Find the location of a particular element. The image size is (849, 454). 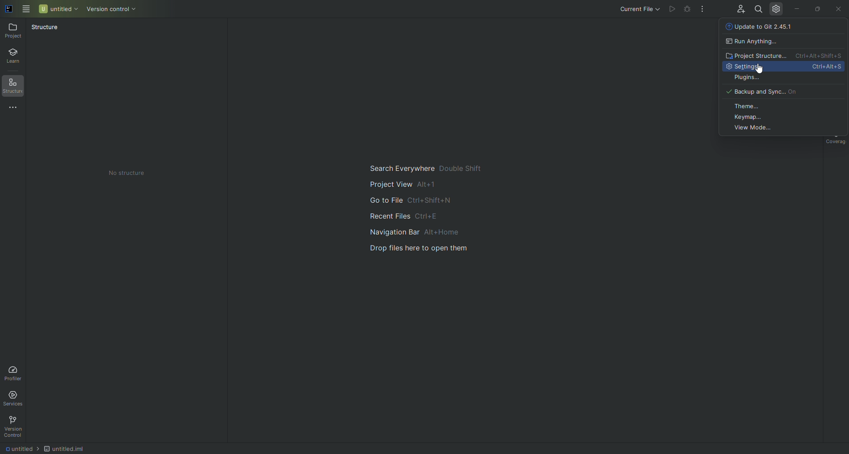

Restore is located at coordinates (819, 8).